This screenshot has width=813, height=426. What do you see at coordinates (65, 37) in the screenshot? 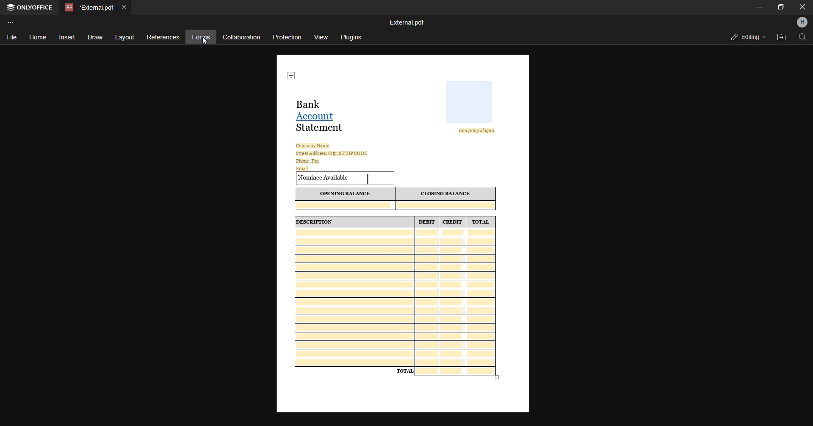
I see `insert` at bounding box center [65, 37].